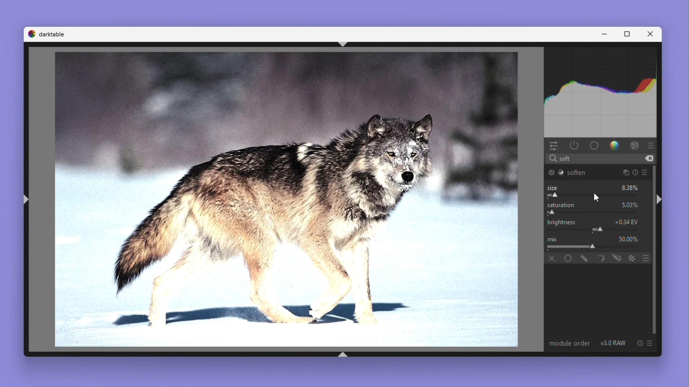  Describe the element at coordinates (344, 354) in the screenshot. I see `shift+ctrl+b` at that location.